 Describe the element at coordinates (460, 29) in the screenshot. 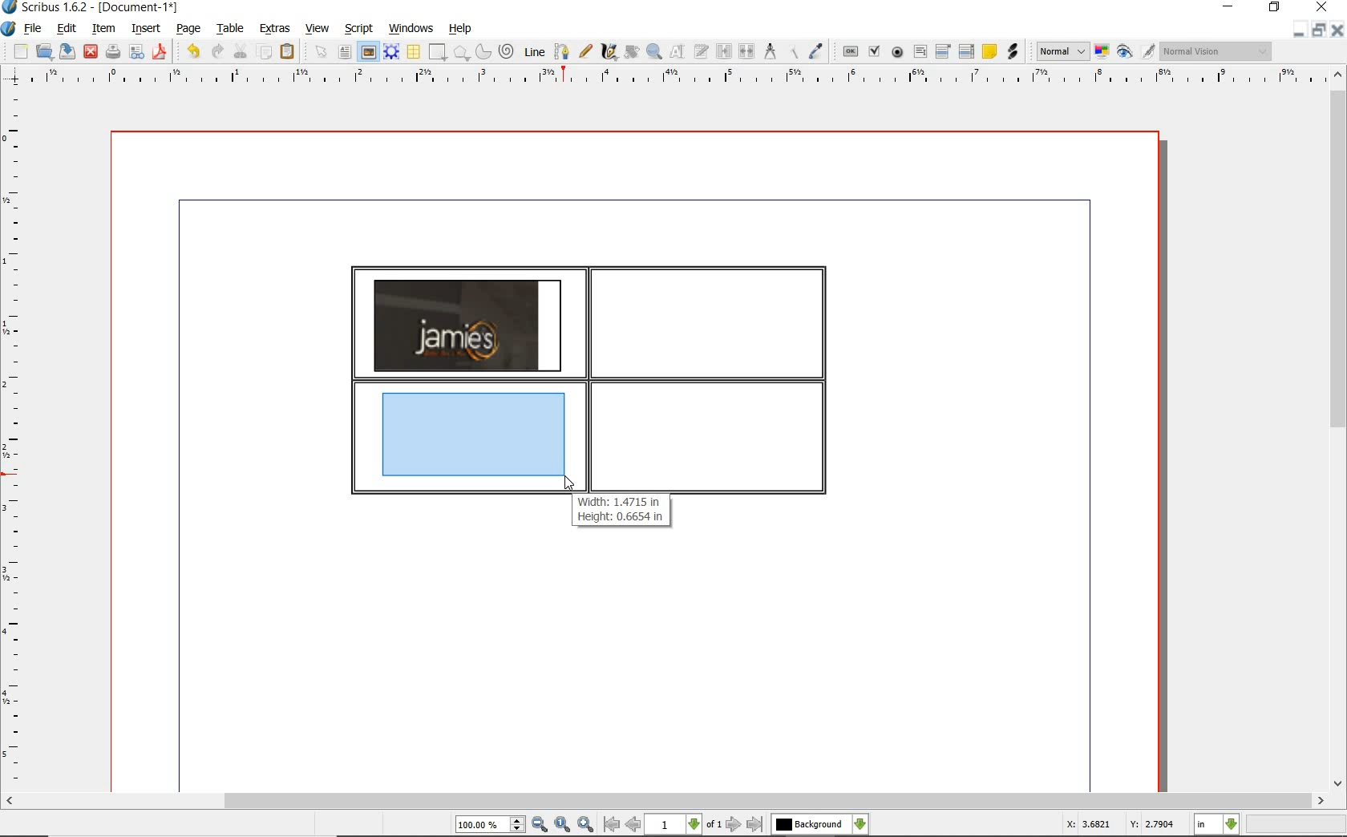

I see `help` at that location.